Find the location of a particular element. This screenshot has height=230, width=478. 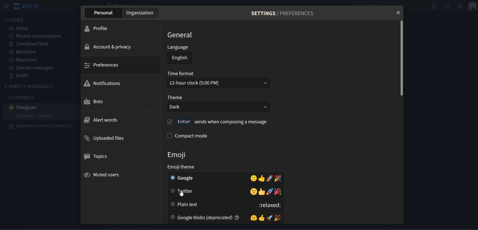

scrollbar is located at coordinates (401, 59).